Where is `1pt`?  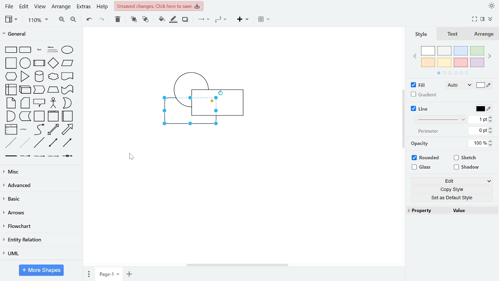
1pt is located at coordinates (478, 119).